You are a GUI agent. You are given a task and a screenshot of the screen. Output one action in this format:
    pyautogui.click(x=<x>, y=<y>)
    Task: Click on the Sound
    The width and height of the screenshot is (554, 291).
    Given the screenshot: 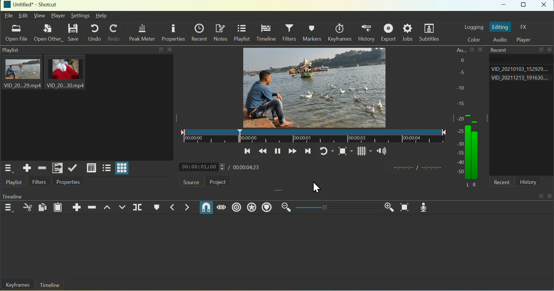 What is the action you would take?
    pyautogui.click(x=382, y=152)
    